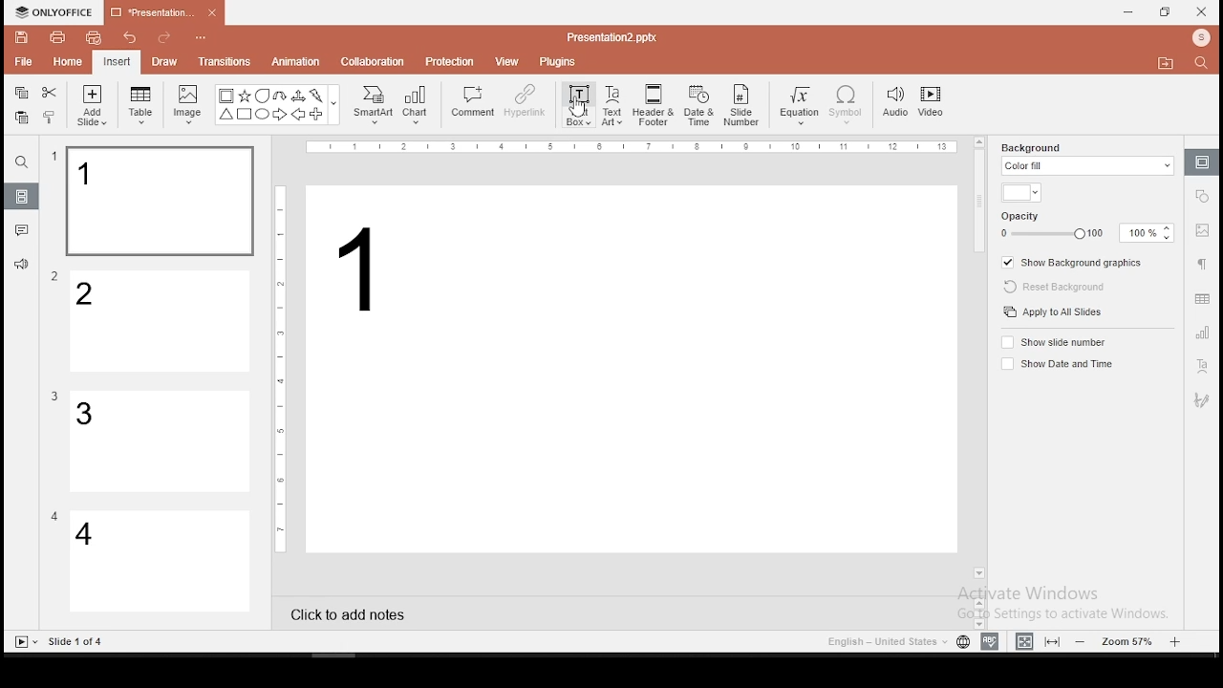 The height and width of the screenshot is (688, 1223). What do you see at coordinates (611, 36) in the screenshot?
I see `` at bounding box center [611, 36].